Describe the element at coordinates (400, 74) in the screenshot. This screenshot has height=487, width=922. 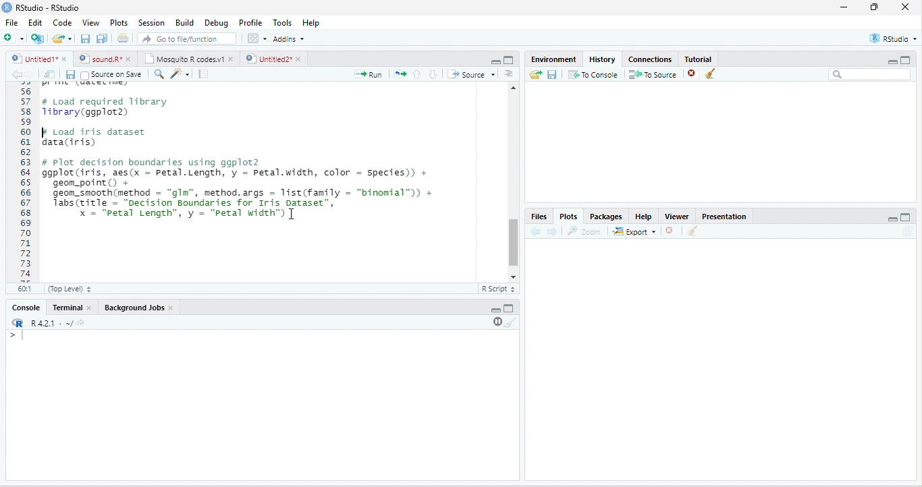
I see `rerun` at that location.